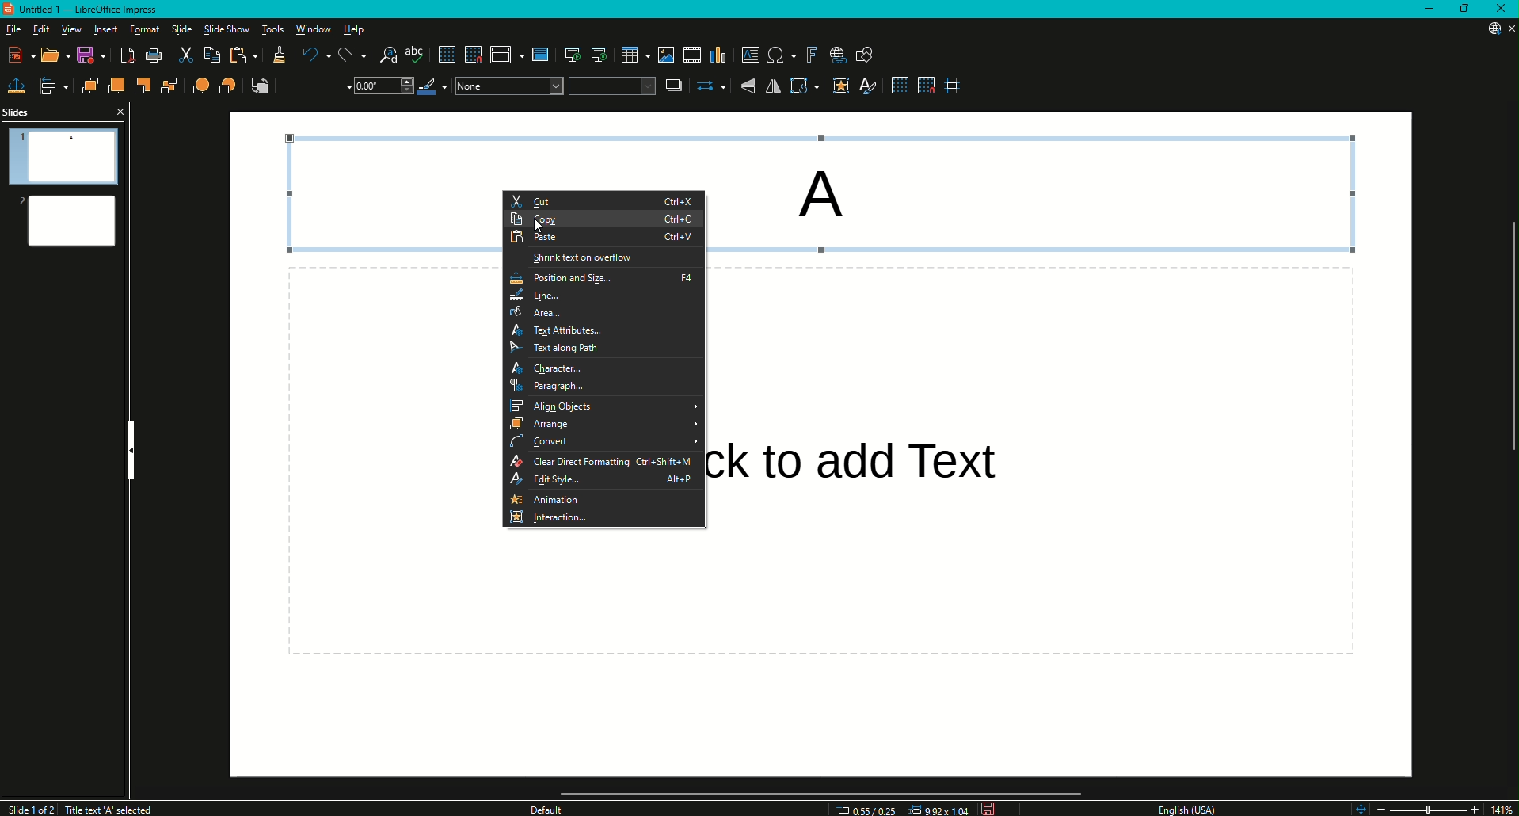 The image size is (1519, 816). I want to click on Reverse, so click(258, 88).